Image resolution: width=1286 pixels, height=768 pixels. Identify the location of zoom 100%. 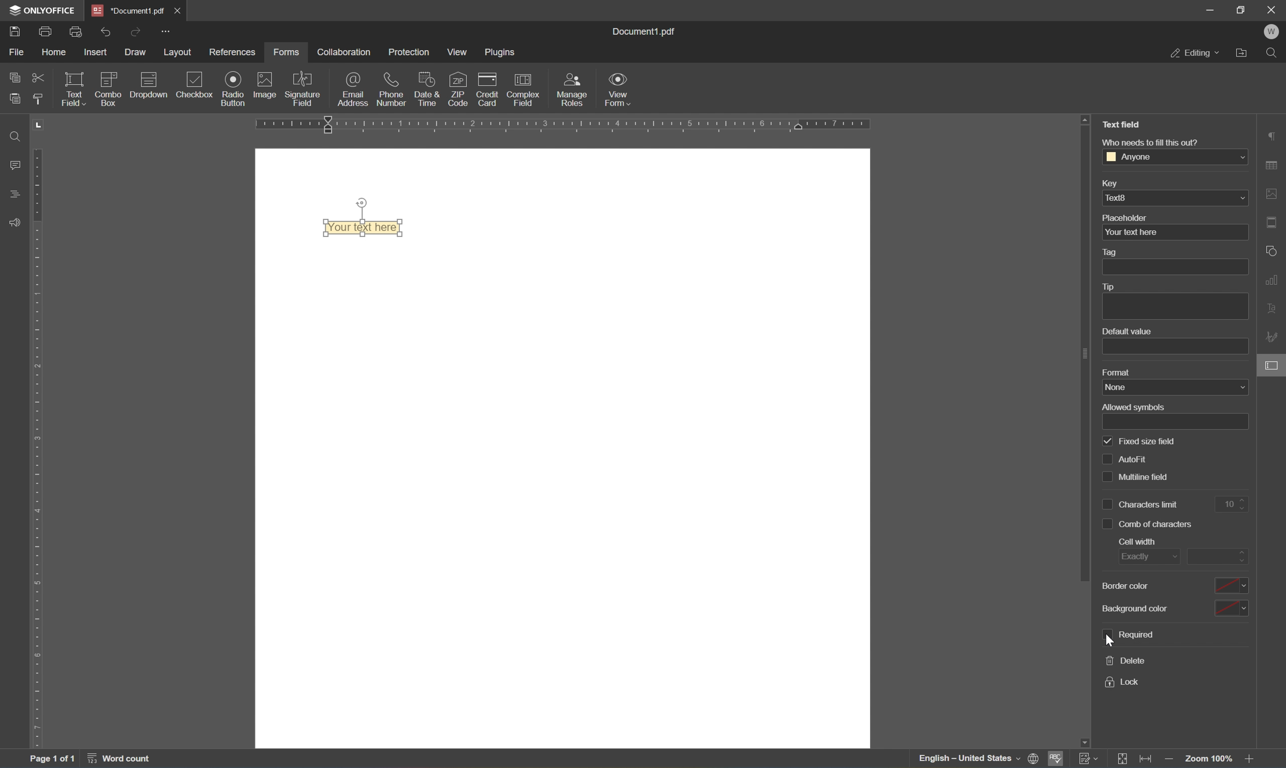
(1209, 760).